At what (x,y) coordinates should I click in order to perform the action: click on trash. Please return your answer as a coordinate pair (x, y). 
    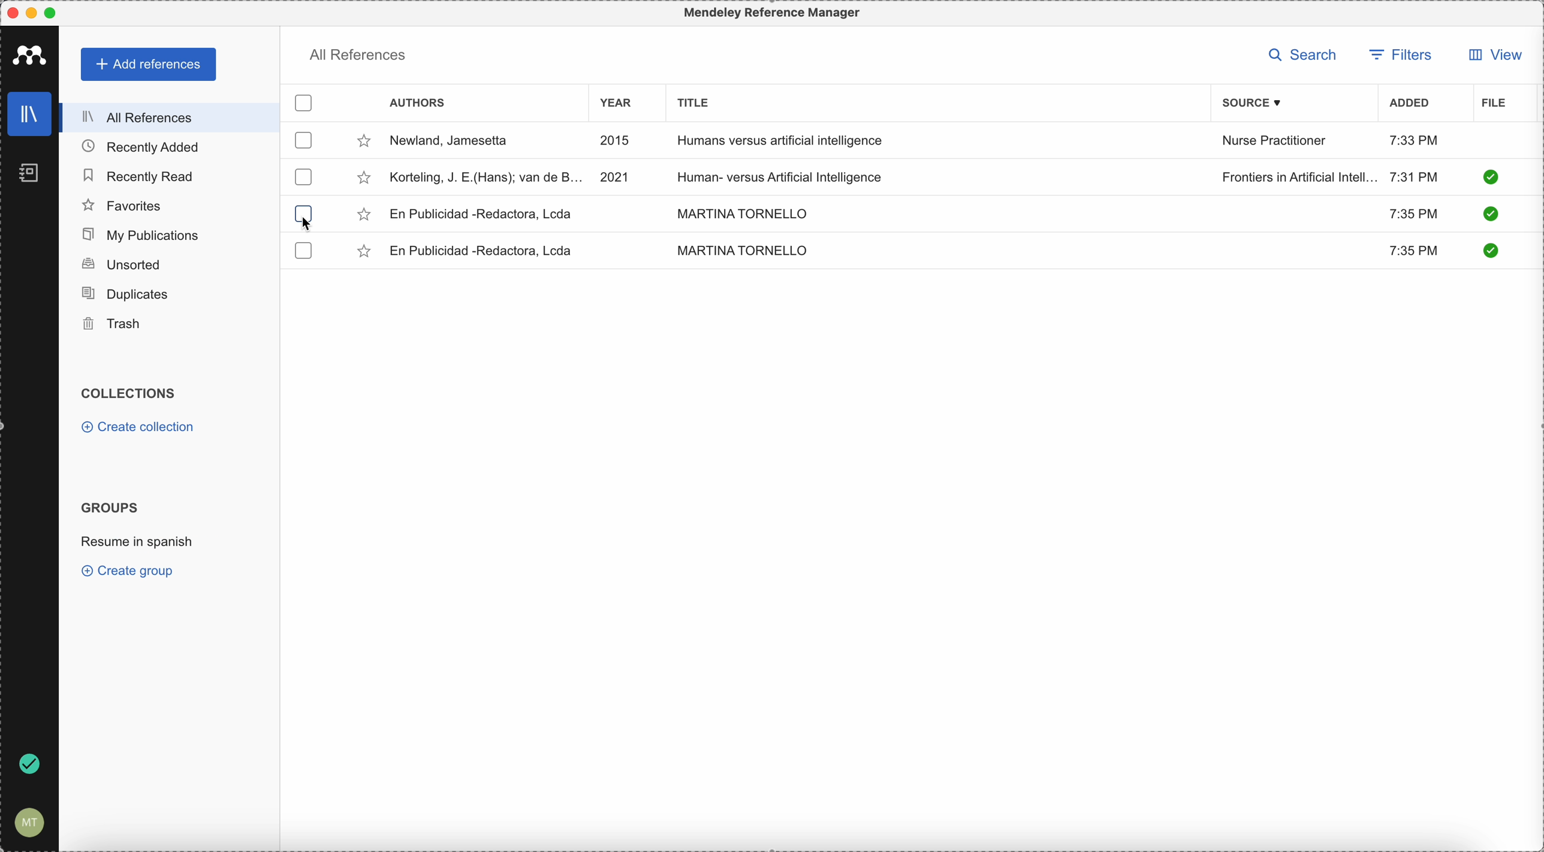
    Looking at the image, I should click on (114, 324).